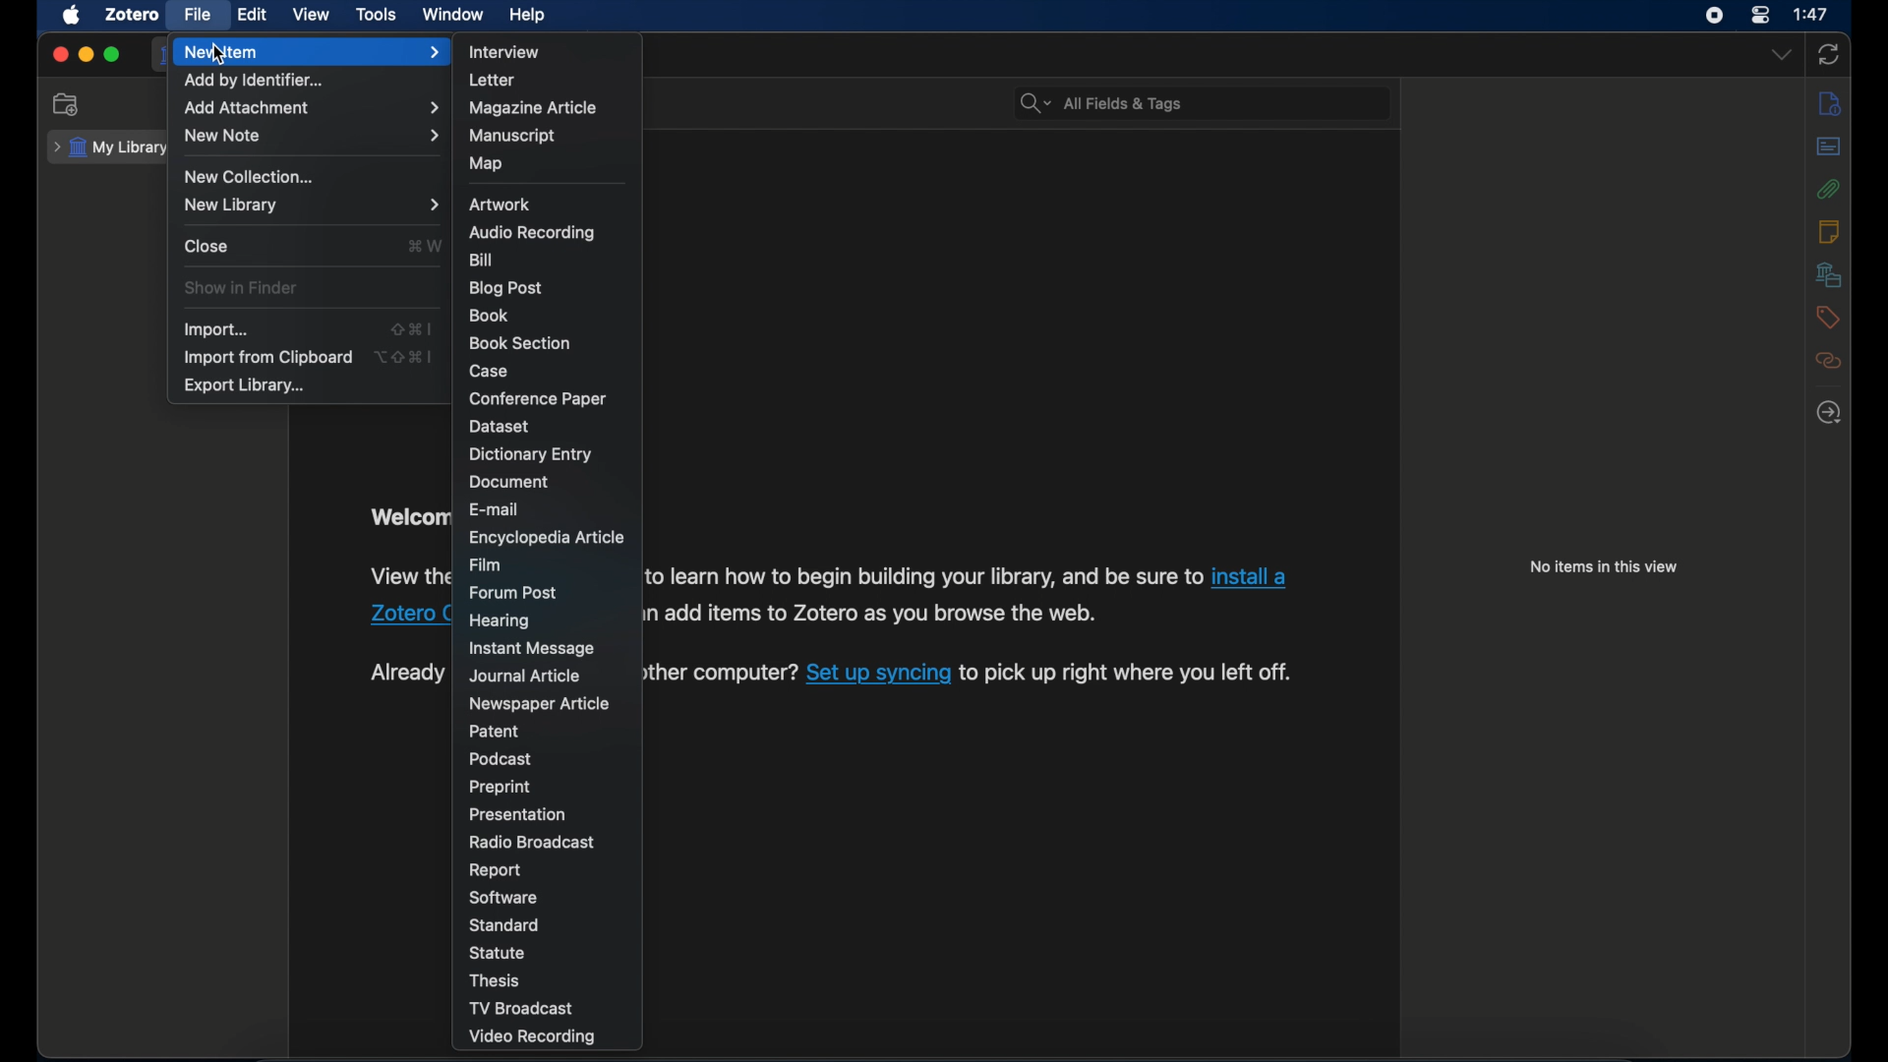  What do you see at coordinates (214, 330) in the screenshot?
I see `import` at bounding box center [214, 330].